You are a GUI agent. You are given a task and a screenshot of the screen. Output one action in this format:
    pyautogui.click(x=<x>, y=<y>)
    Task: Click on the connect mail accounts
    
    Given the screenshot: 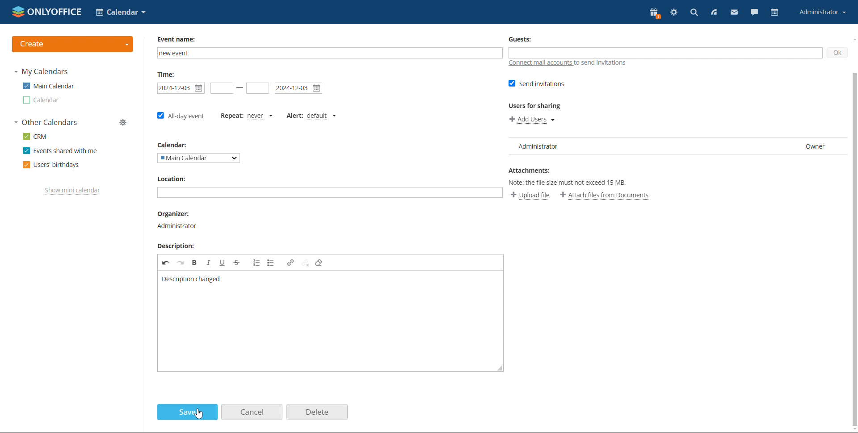 What is the action you would take?
    pyautogui.click(x=567, y=65)
    